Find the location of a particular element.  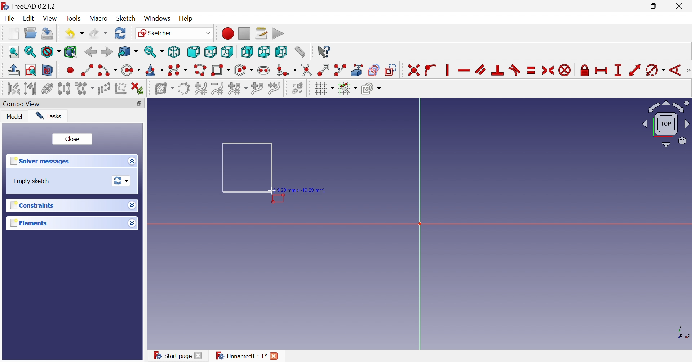

Constrain lock is located at coordinates (585, 69).